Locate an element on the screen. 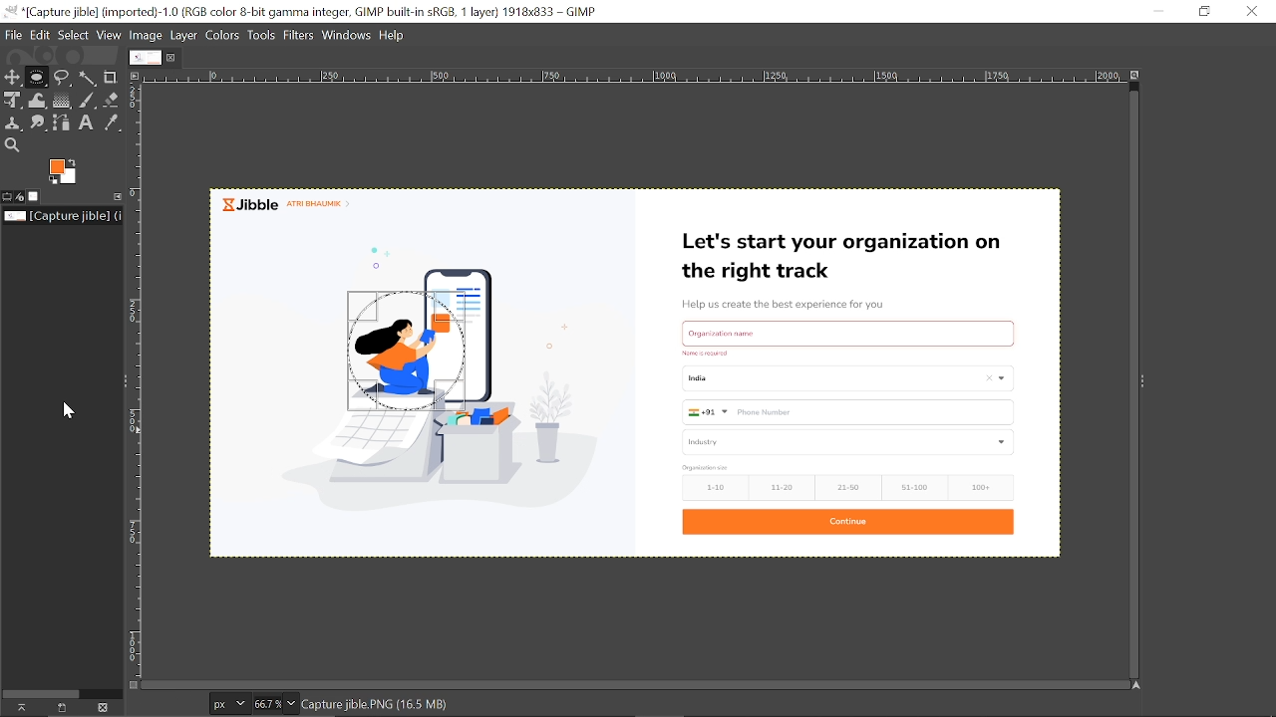 This screenshot has width=1276, height=717. Zoom tool is located at coordinates (11, 144).